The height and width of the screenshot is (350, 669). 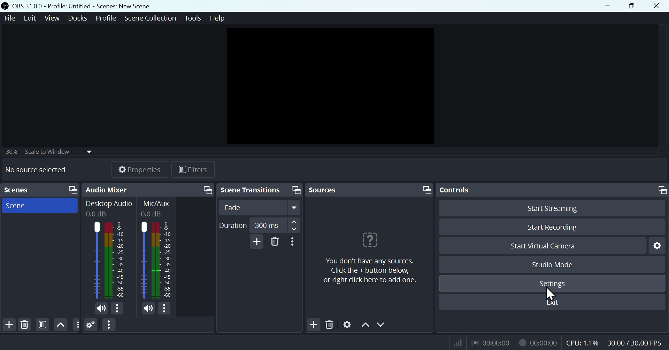 What do you see at coordinates (34, 170) in the screenshot?
I see `No sorces selected` at bounding box center [34, 170].